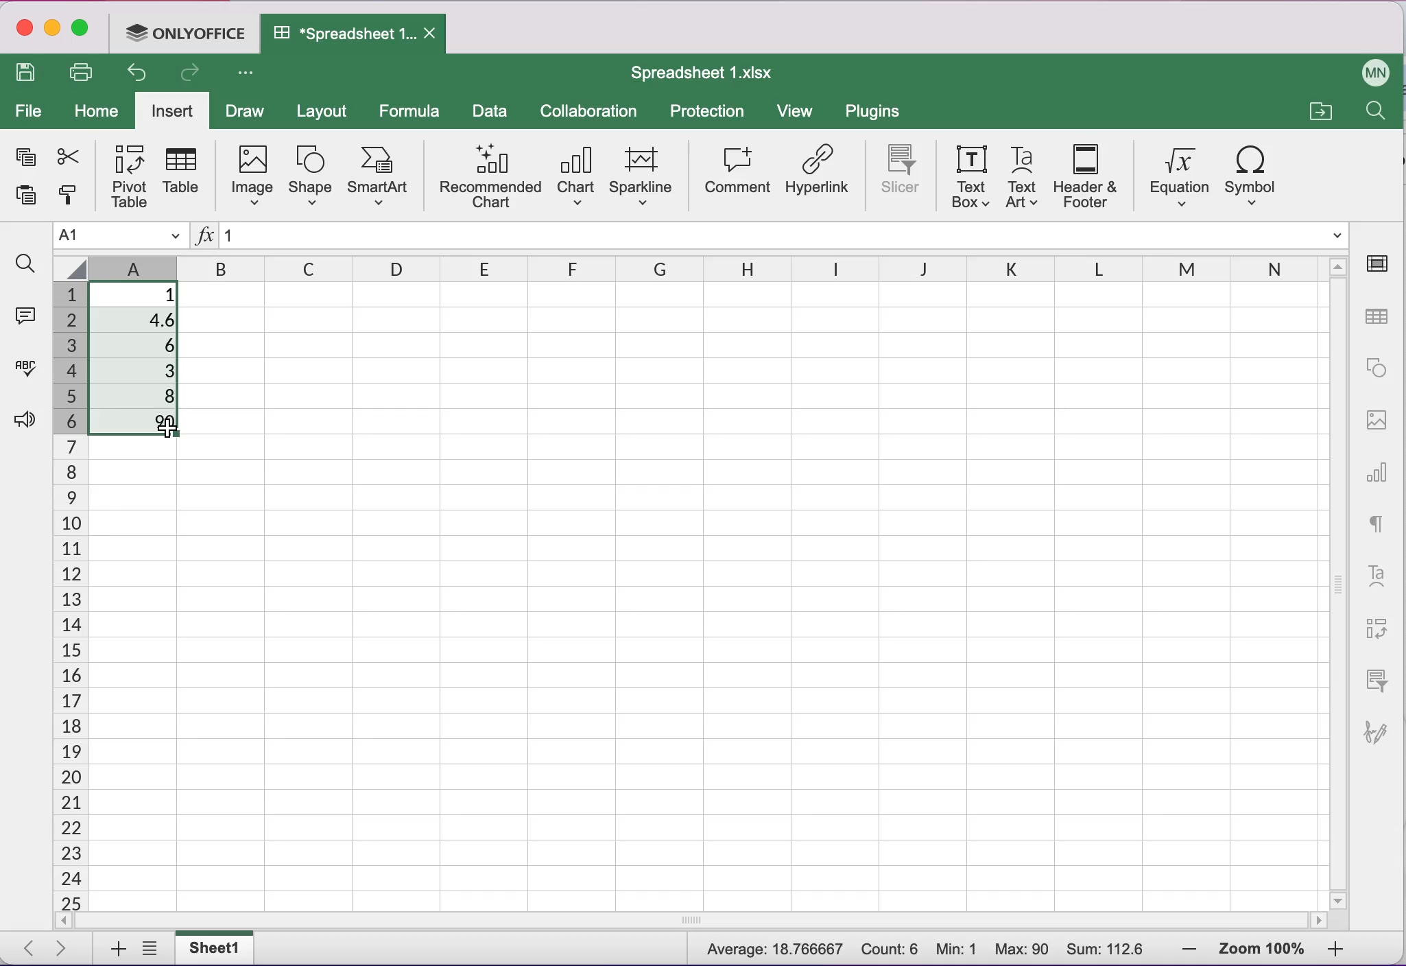 Image resolution: width=1406 pixels, height=966 pixels. What do you see at coordinates (706, 112) in the screenshot?
I see `protection` at bounding box center [706, 112].